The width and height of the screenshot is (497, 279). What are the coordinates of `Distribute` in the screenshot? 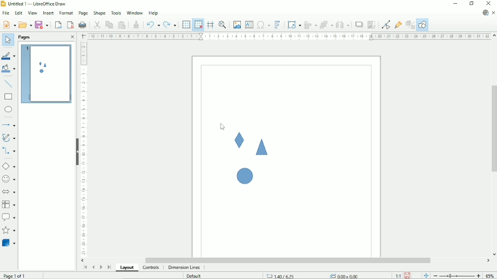 It's located at (343, 25).